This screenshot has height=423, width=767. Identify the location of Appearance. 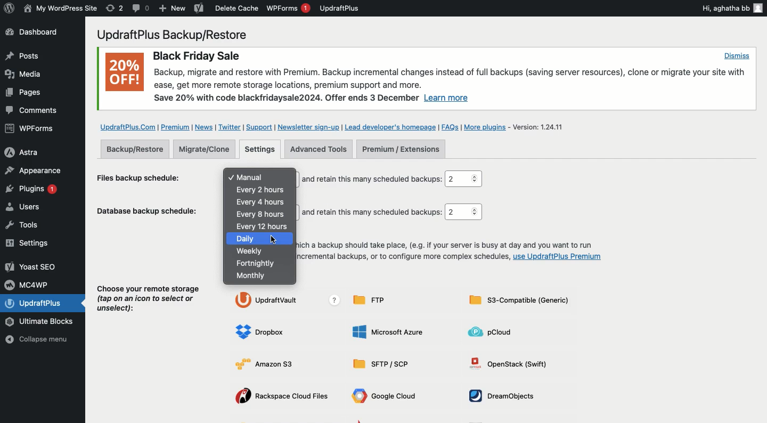
(33, 170).